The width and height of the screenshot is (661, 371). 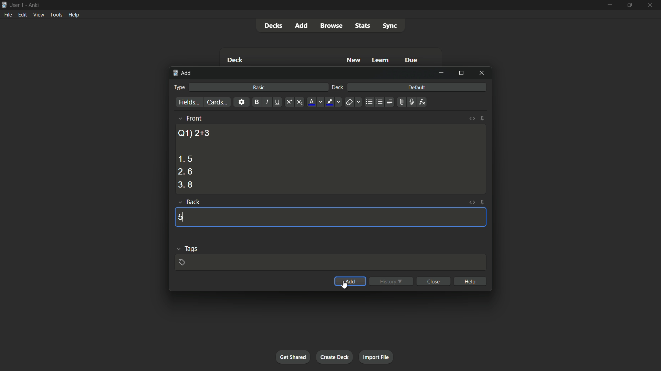 What do you see at coordinates (434, 281) in the screenshot?
I see `close` at bounding box center [434, 281].